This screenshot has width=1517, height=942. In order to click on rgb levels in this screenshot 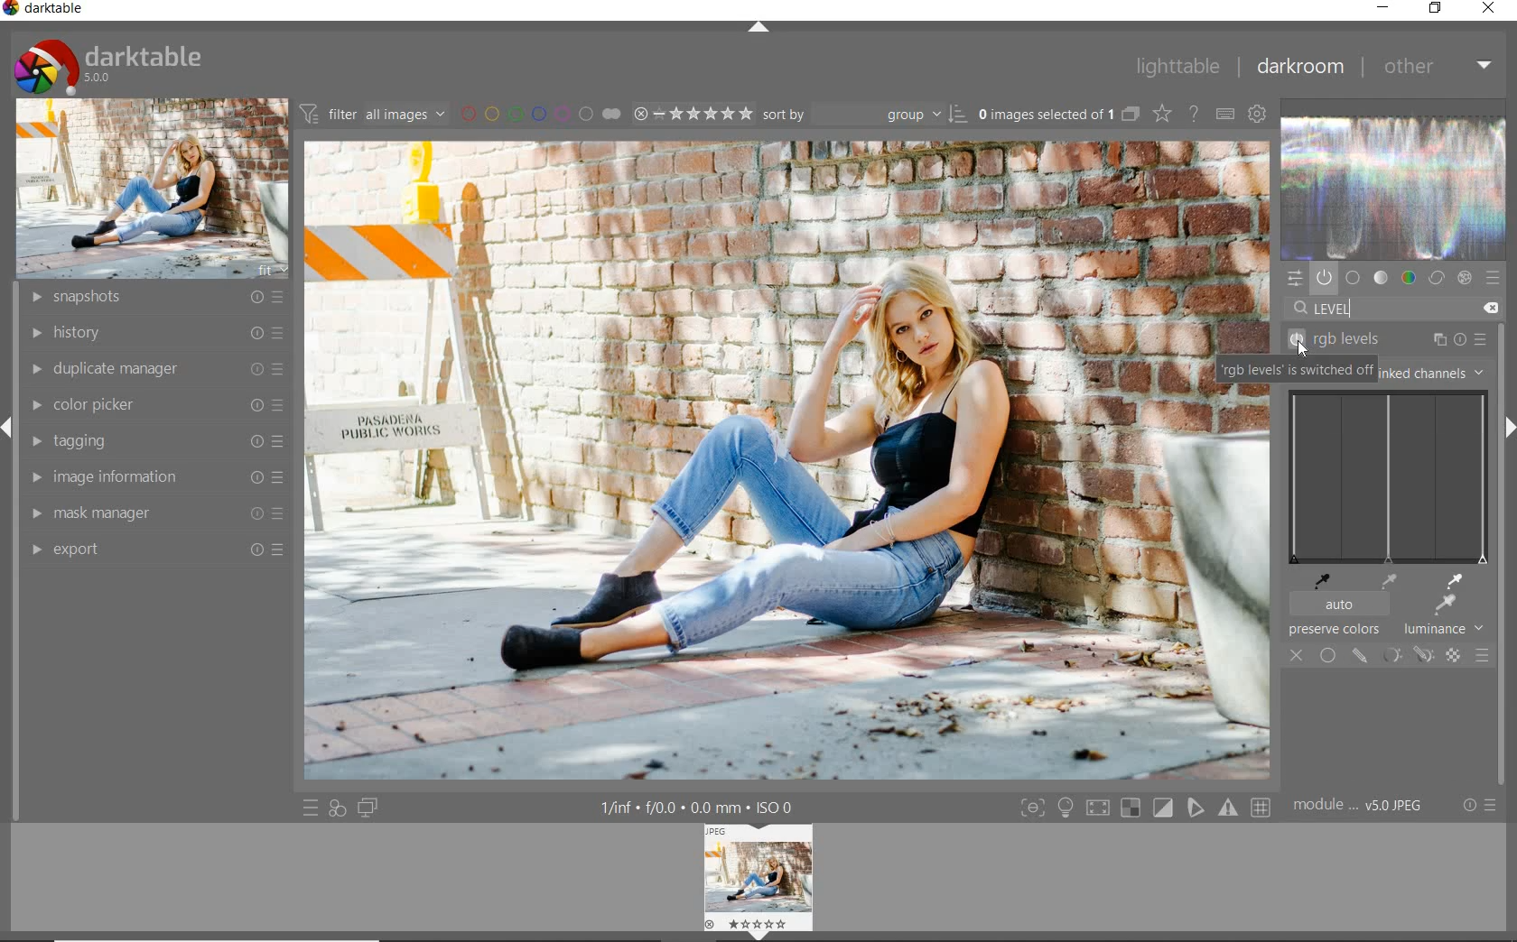, I will do `click(1403, 339)`.